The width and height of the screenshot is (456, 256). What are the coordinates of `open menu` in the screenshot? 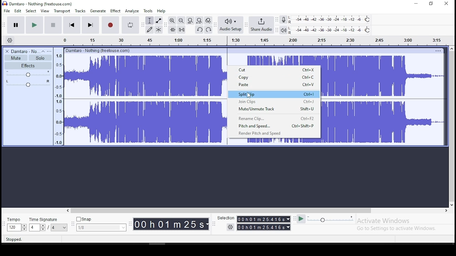 It's located at (49, 51).